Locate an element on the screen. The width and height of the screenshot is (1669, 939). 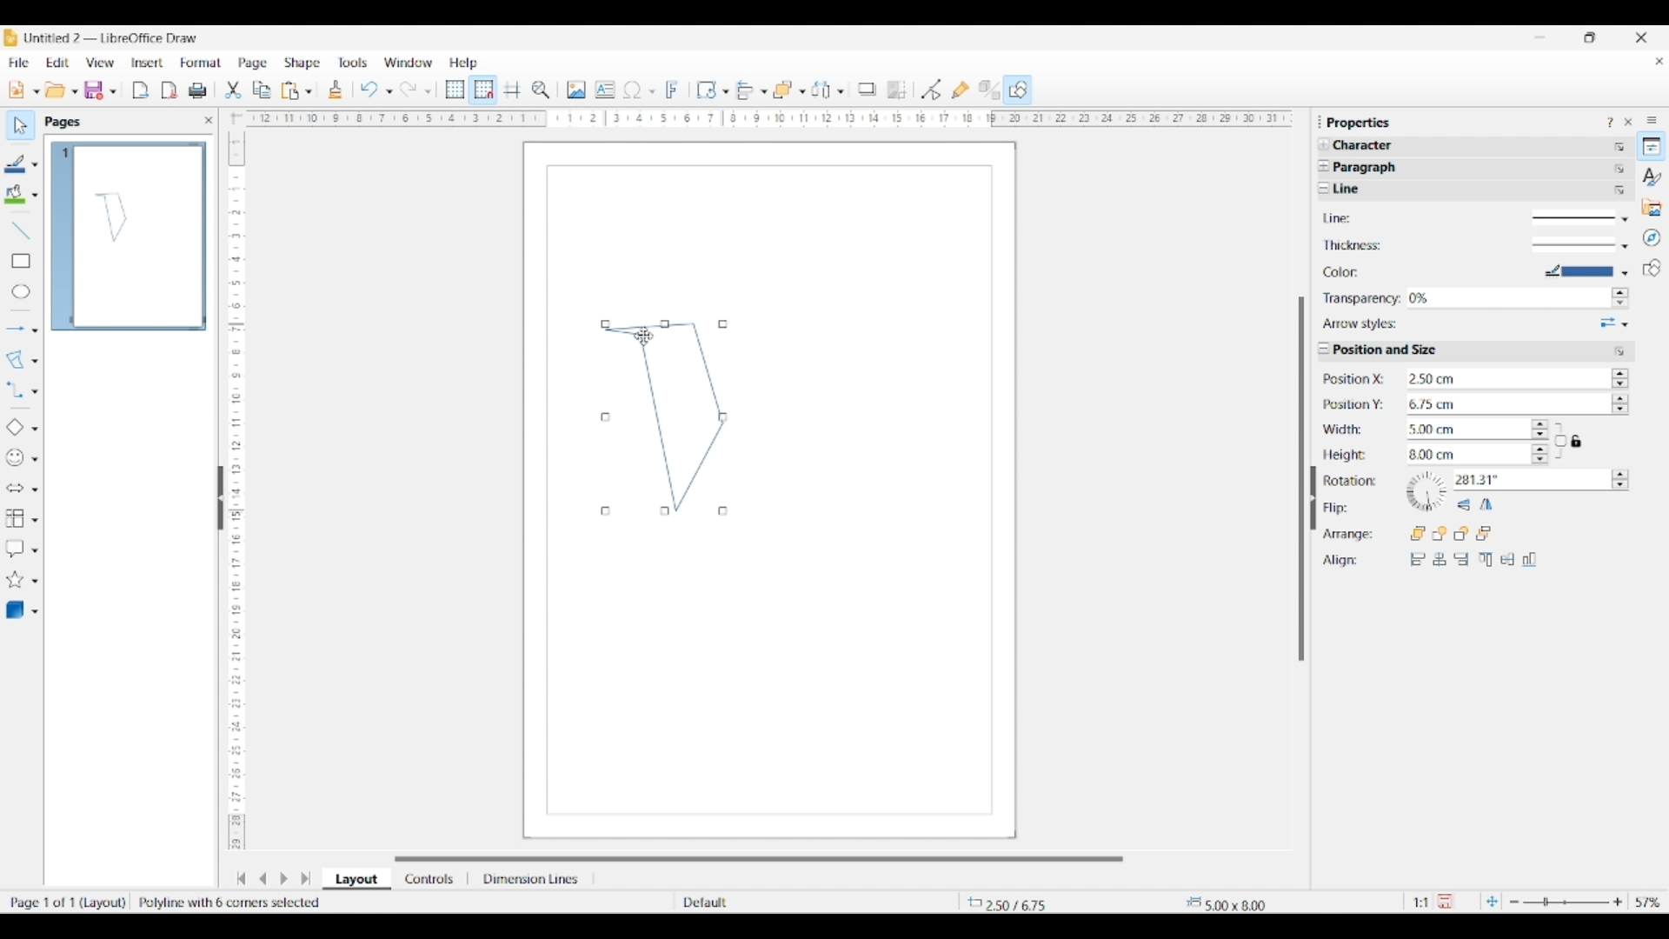
Curve and polygon options is located at coordinates (35, 362).